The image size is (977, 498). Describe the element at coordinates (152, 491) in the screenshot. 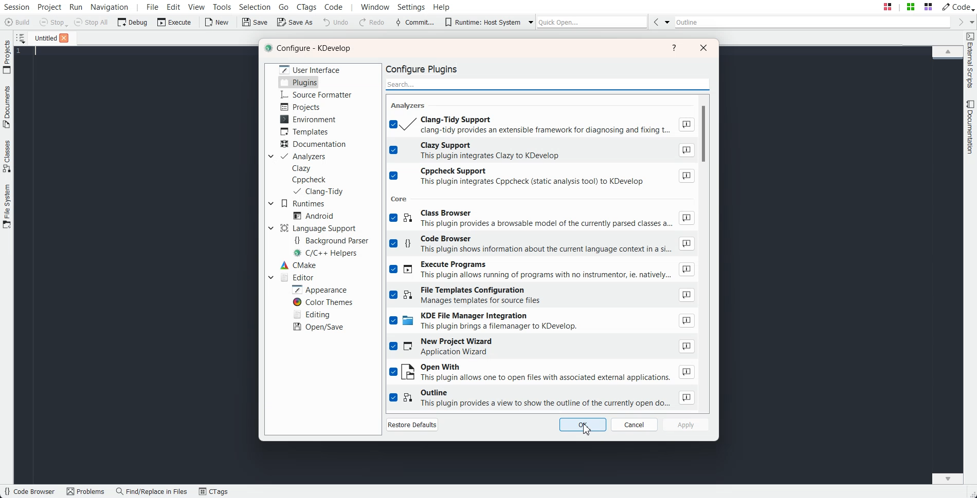

I see `Find/Replace in files` at that location.